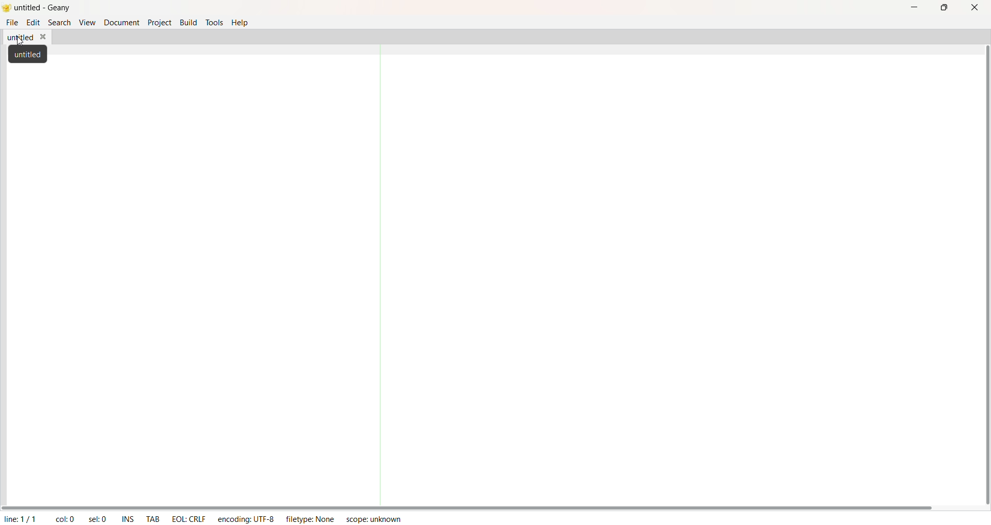  What do you see at coordinates (216, 21) in the screenshot?
I see `Tools` at bounding box center [216, 21].